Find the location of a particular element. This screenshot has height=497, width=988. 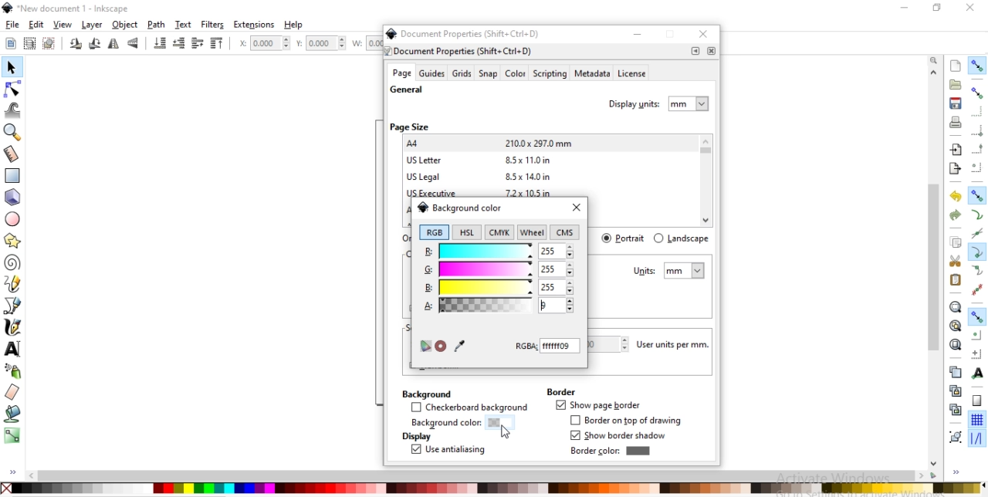

draw freehand lines is located at coordinates (12, 284).